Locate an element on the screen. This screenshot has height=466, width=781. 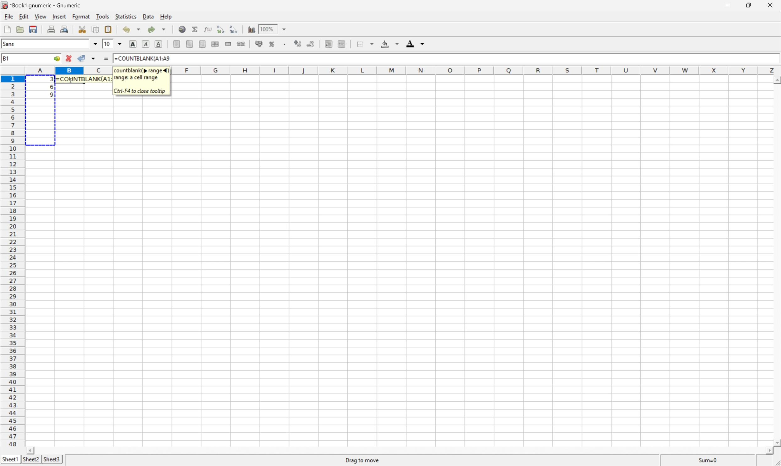
File is located at coordinates (8, 16).